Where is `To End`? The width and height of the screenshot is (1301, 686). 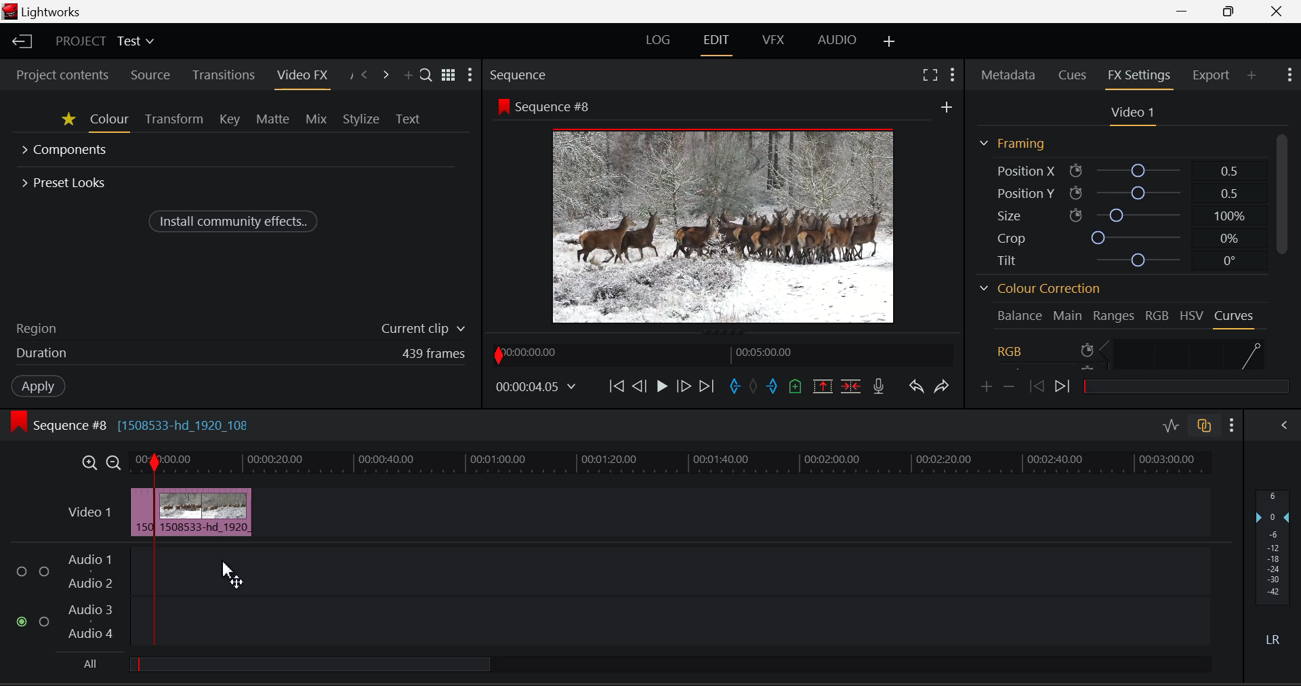
To End is located at coordinates (709, 386).